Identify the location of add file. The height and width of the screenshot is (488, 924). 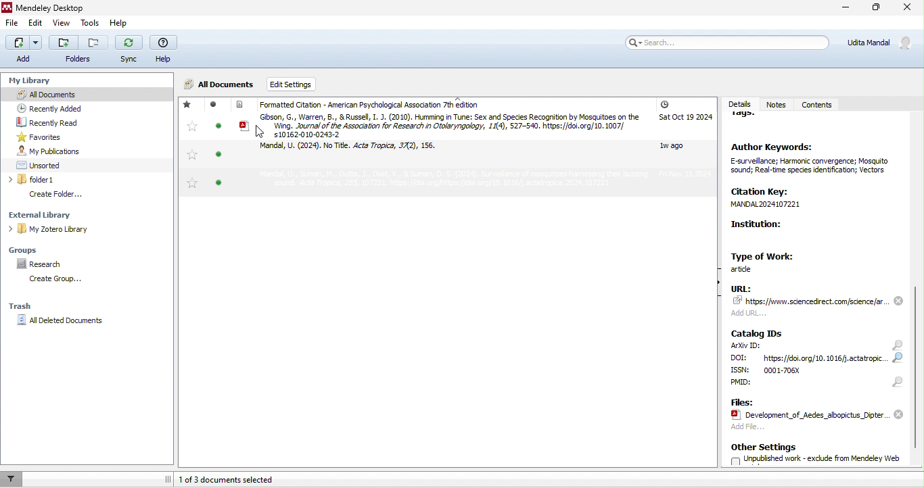
(782, 429).